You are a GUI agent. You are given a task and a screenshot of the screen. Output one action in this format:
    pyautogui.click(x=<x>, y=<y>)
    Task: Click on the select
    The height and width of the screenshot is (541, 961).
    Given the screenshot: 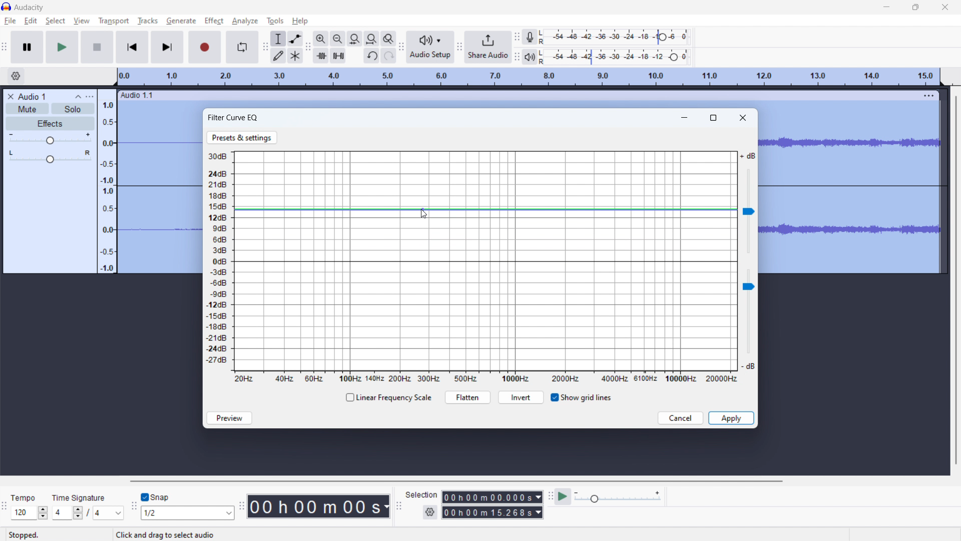 What is the action you would take?
    pyautogui.click(x=55, y=21)
    